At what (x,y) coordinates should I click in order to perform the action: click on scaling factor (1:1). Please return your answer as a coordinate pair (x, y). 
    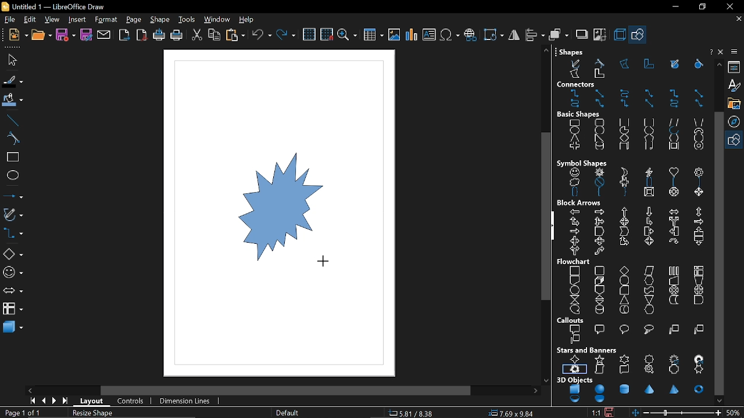
    Looking at the image, I should click on (596, 412).